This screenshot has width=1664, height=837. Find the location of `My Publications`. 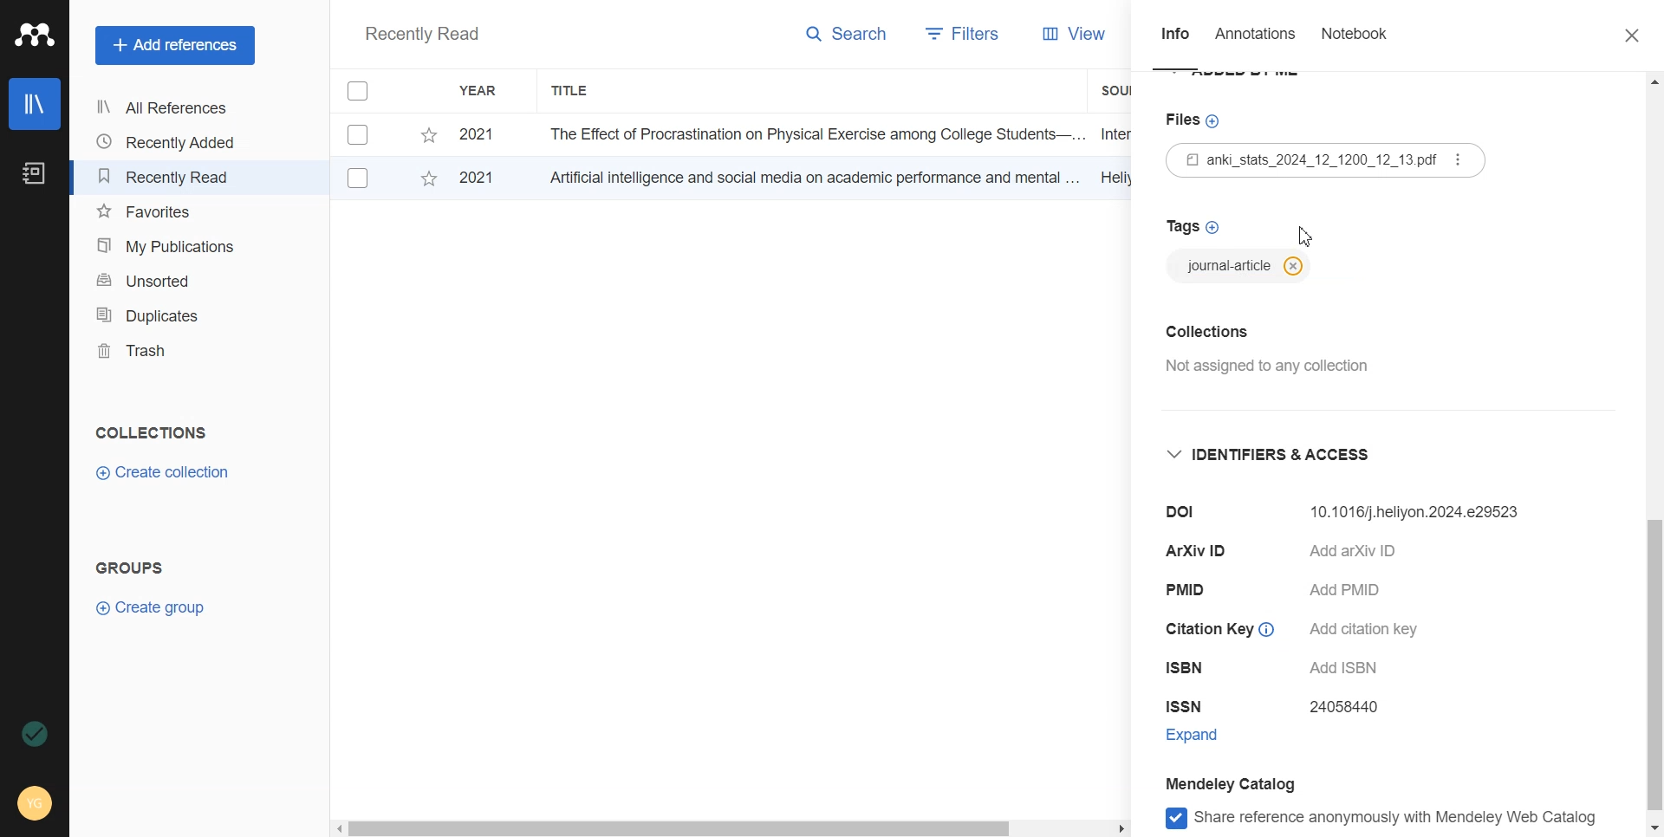

My Publications is located at coordinates (170, 246).